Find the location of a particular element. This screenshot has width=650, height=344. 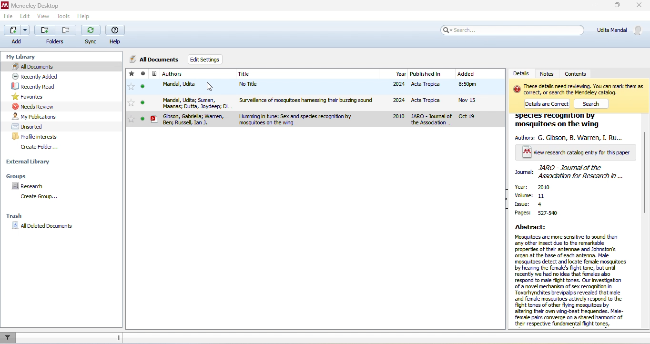

minimize is located at coordinates (597, 6).